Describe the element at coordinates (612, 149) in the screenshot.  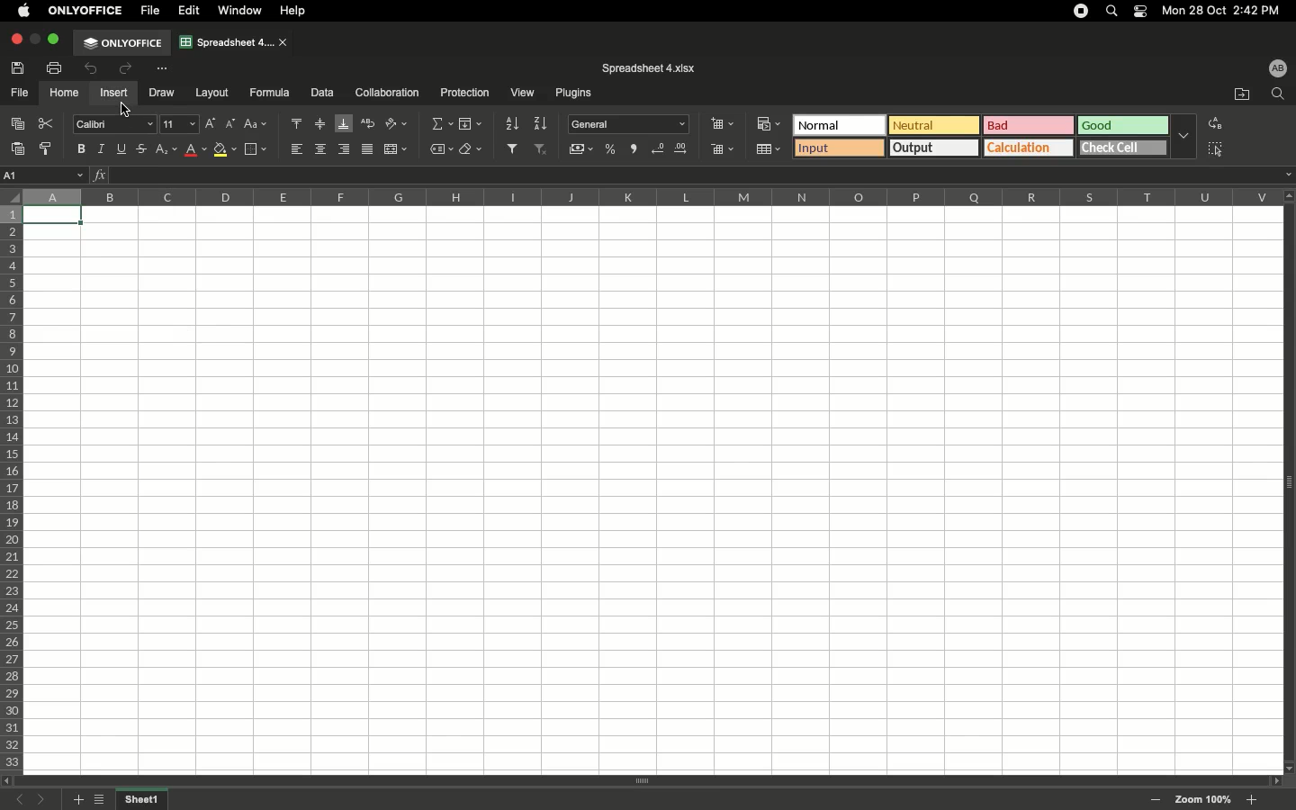
I see `Percent style` at that location.